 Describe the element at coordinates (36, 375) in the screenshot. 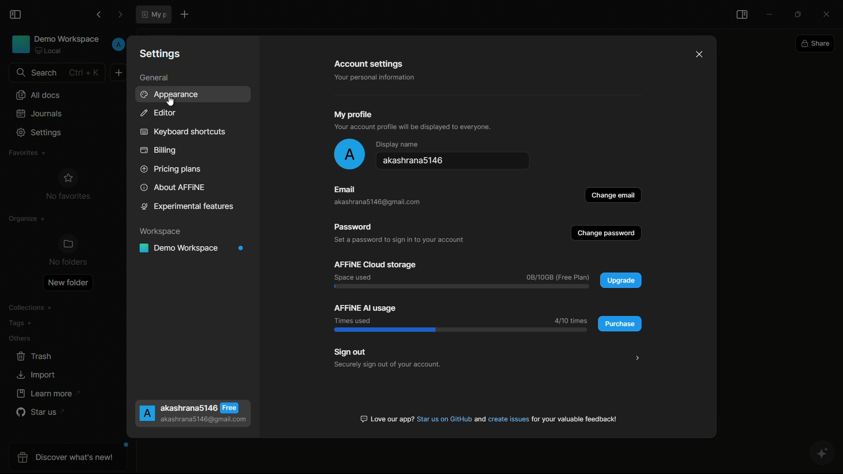

I see `import` at that location.